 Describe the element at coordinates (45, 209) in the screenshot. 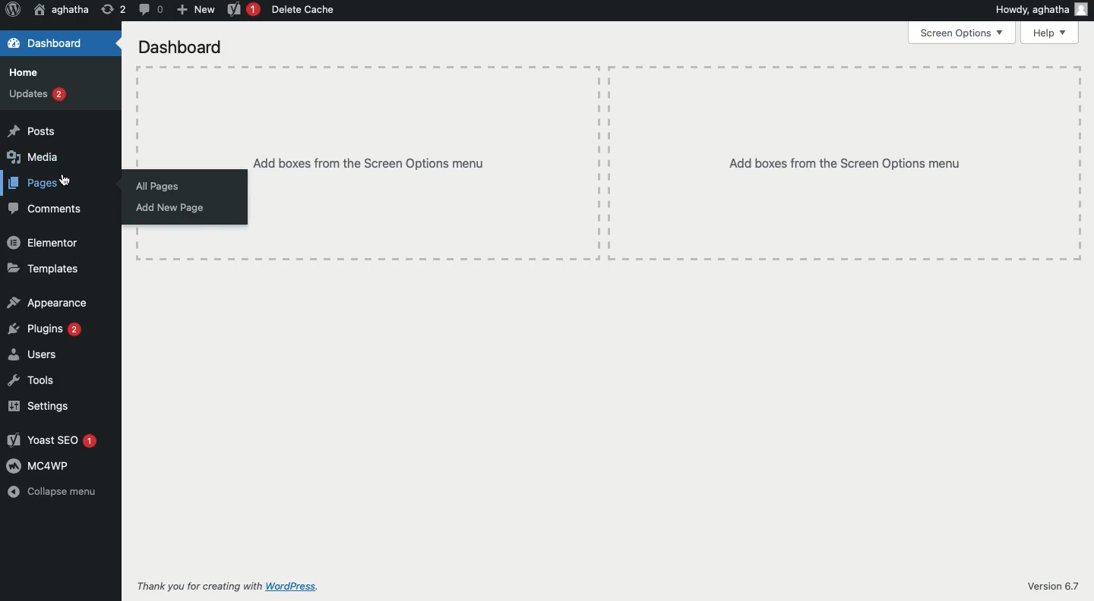

I see `Comments` at that location.